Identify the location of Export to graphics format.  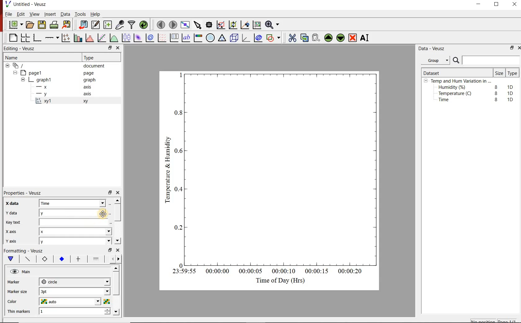
(67, 24).